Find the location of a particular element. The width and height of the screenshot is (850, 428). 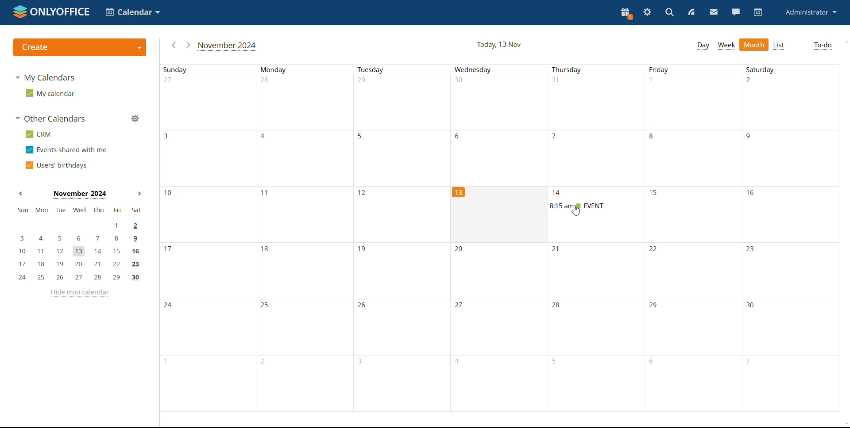

my calendar is located at coordinates (50, 94).